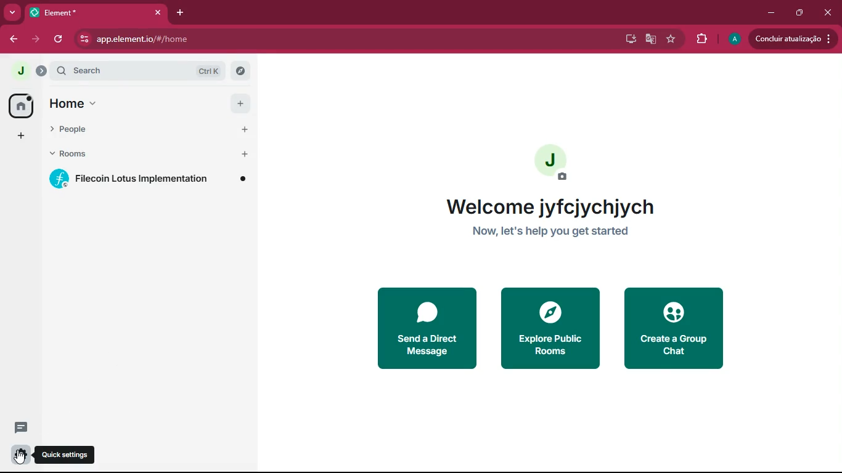 The height and width of the screenshot is (473, 842). I want to click on send a direct message, so click(424, 326).